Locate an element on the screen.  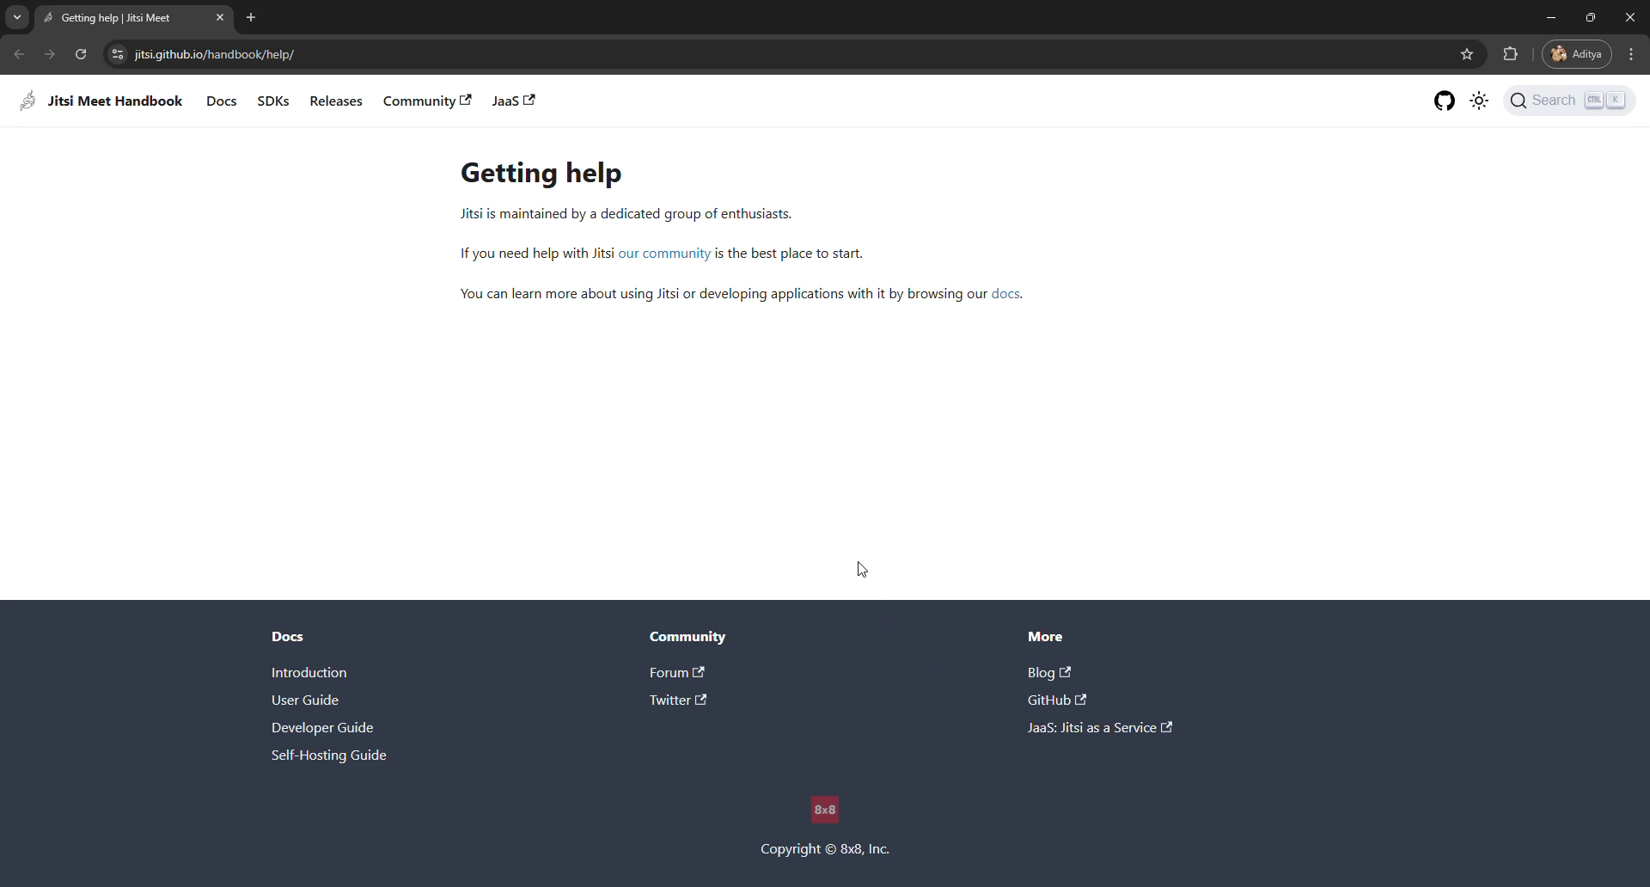
copyright is located at coordinates (825, 825).